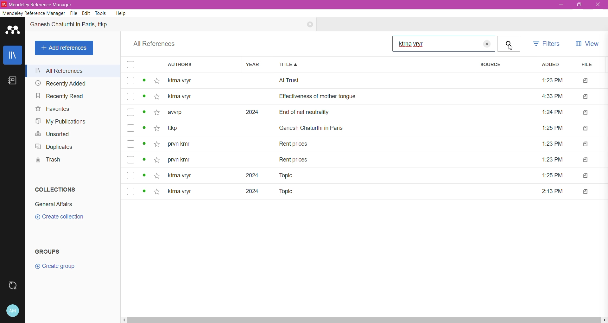 The image size is (608, 323). What do you see at coordinates (366, 160) in the screenshot?
I see `prvn kmr Rent prices 1:23 PM` at bounding box center [366, 160].